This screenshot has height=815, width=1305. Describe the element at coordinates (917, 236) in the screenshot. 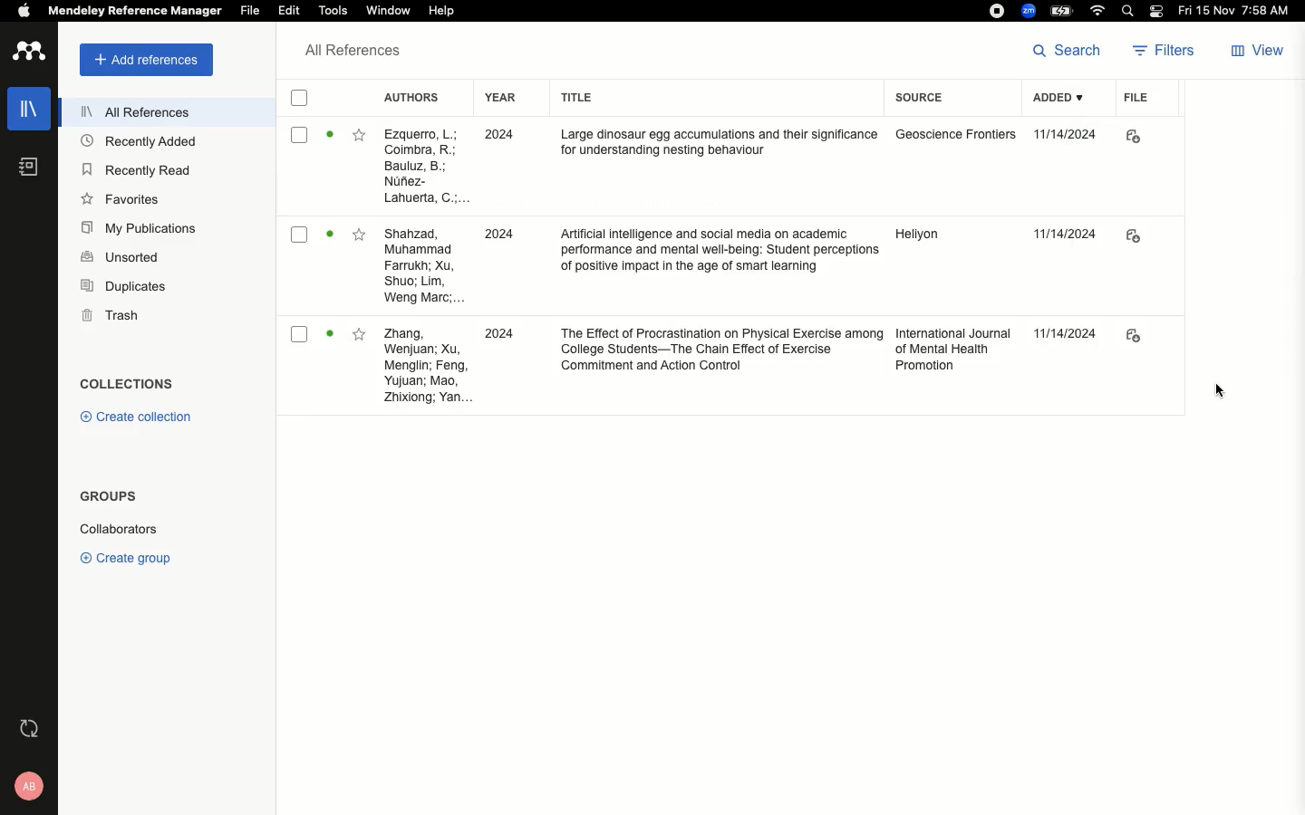

I see `Hellyon` at that location.